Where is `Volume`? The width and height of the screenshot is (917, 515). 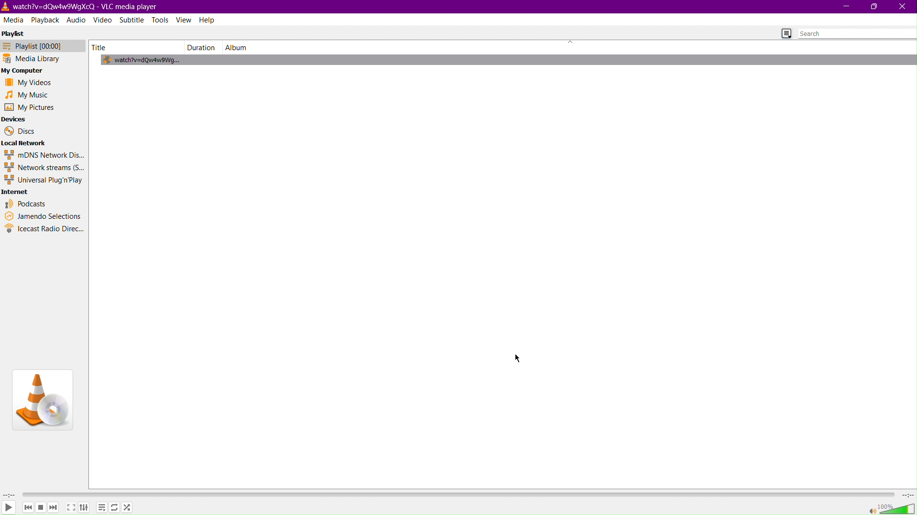 Volume is located at coordinates (889, 508).